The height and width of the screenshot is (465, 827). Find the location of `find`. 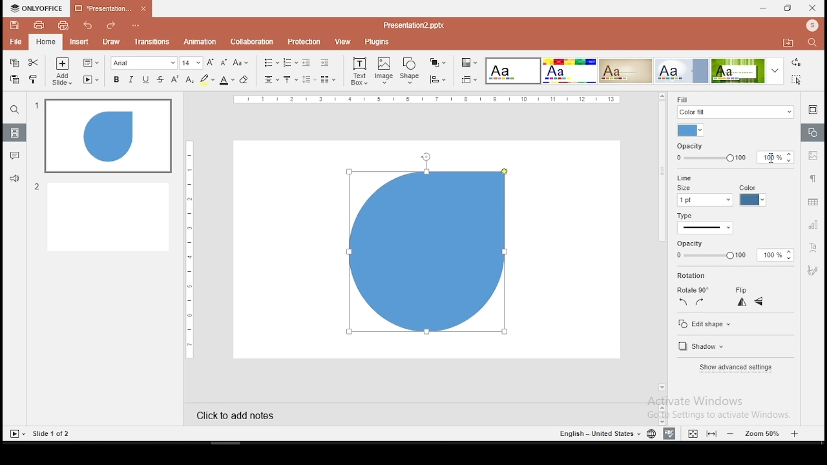

find is located at coordinates (14, 111).